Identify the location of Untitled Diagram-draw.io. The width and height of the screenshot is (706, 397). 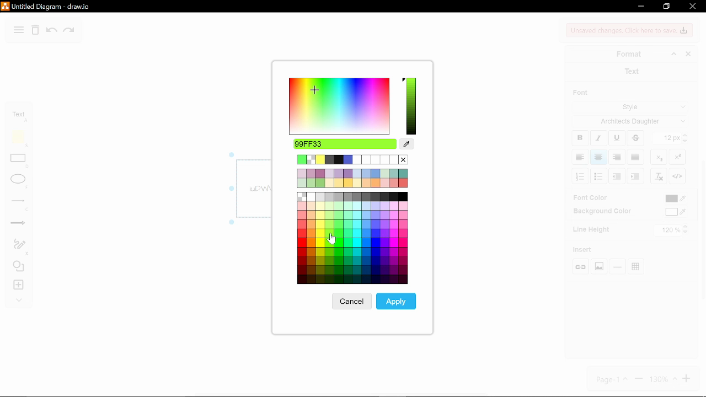
(47, 6).